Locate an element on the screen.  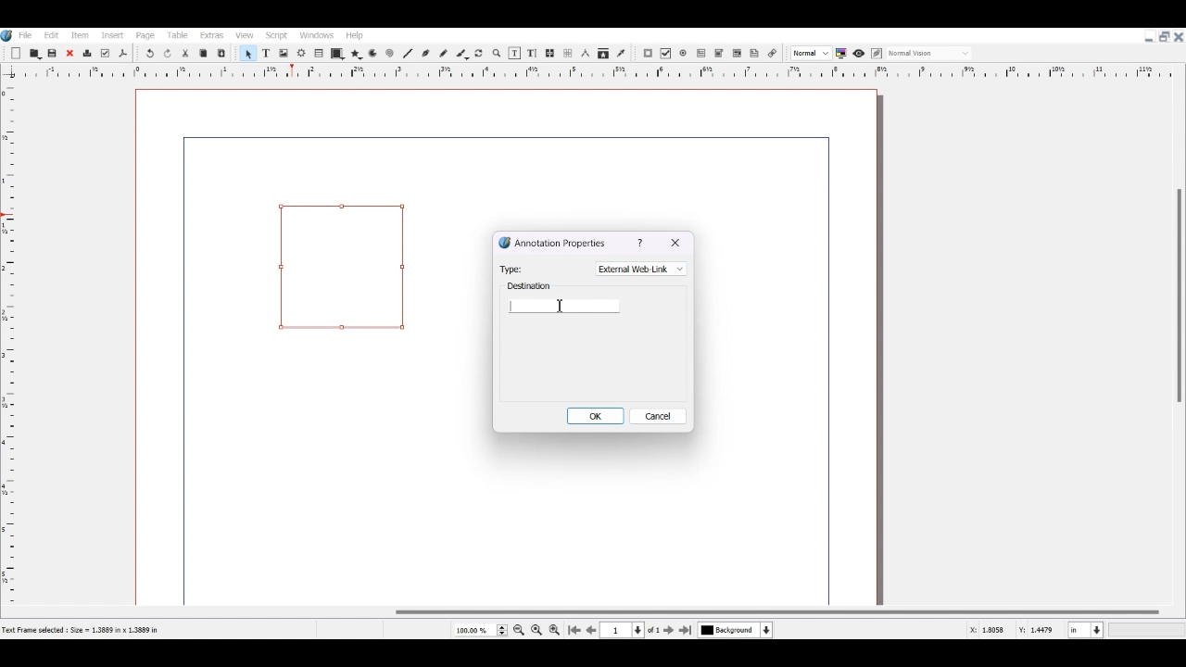
Horizontal Scroll bar is located at coordinates (593, 612).